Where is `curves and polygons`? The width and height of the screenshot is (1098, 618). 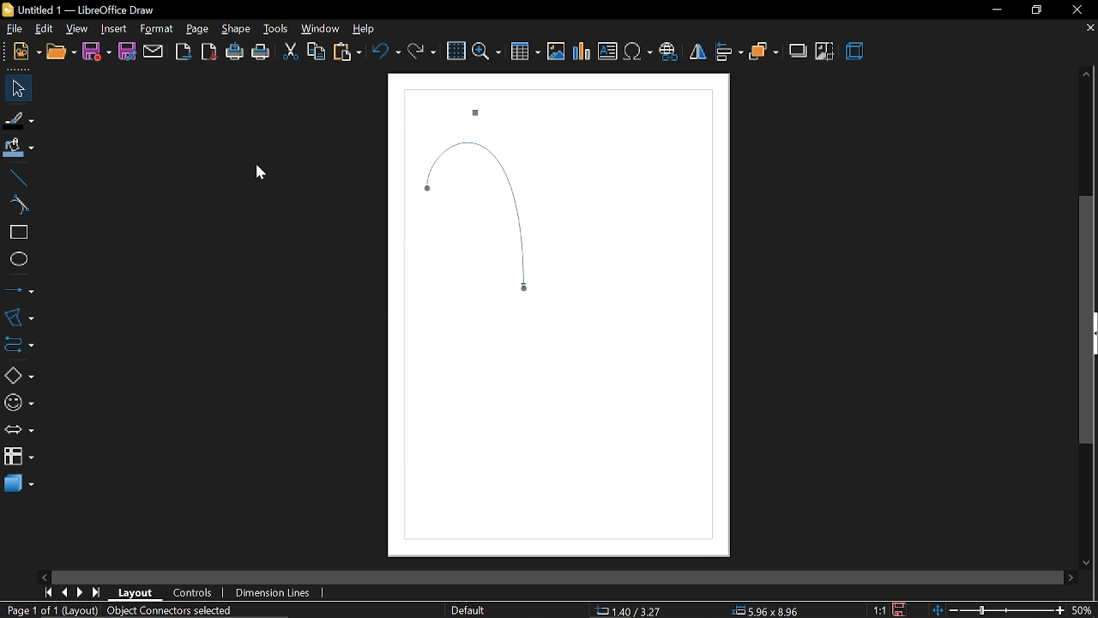
curves and polygons is located at coordinates (17, 317).